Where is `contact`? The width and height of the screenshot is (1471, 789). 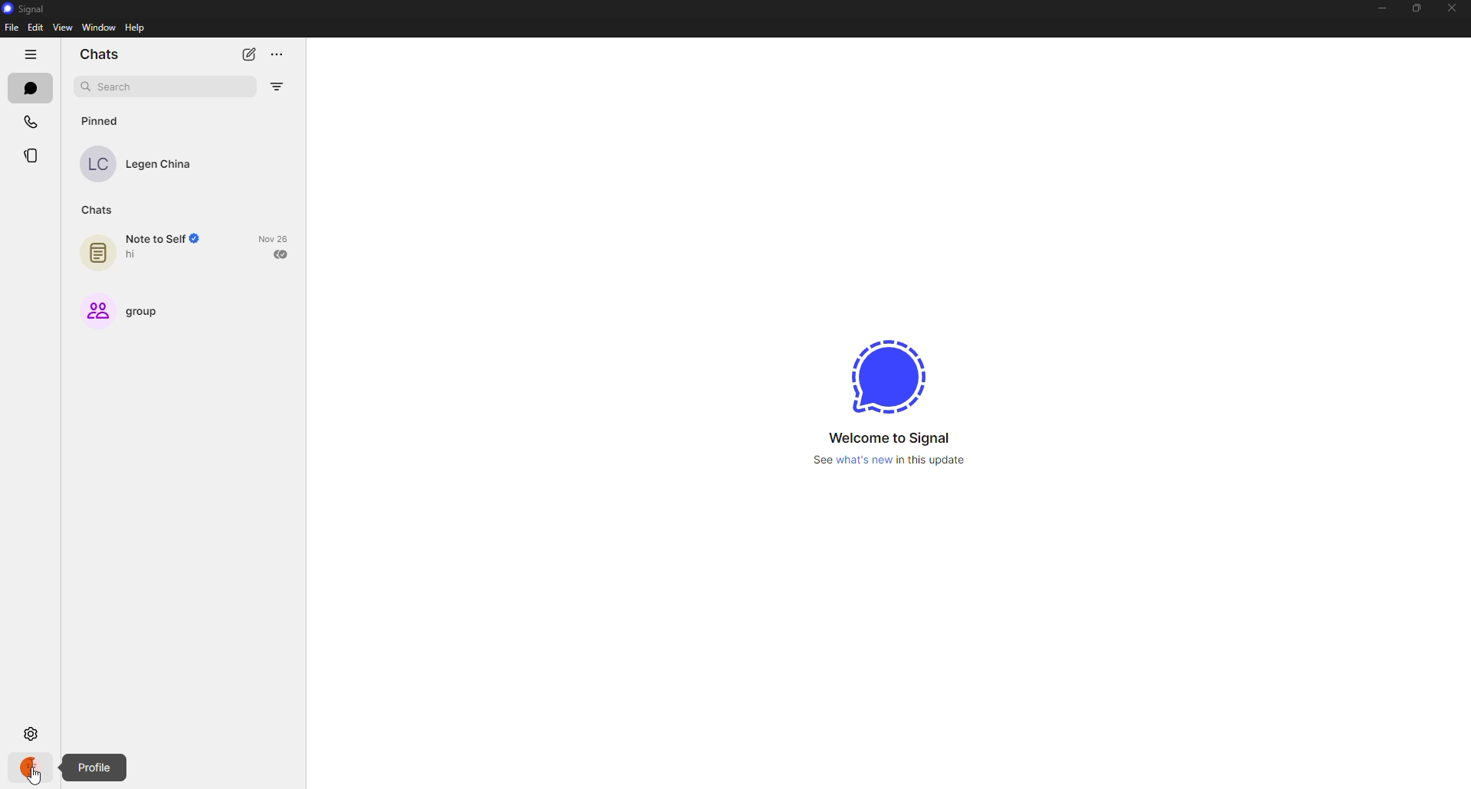
contact is located at coordinates (140, 163).